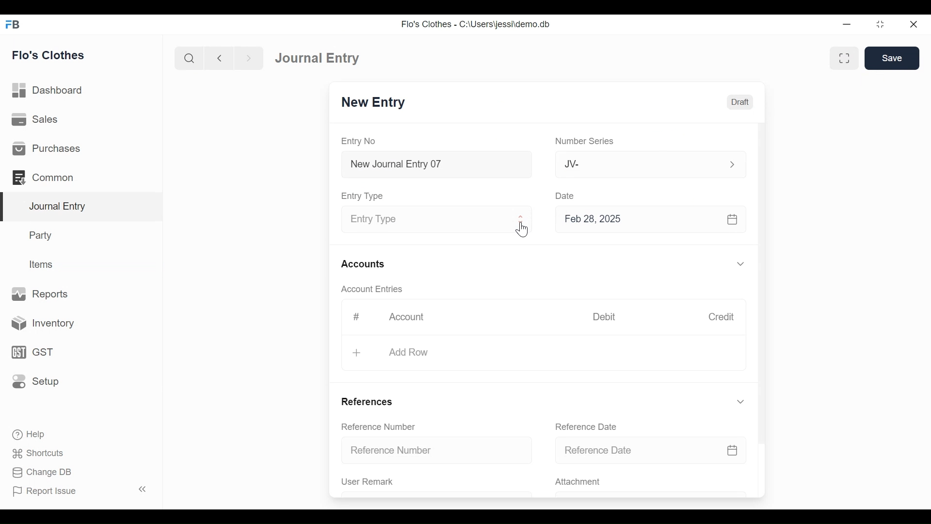 This screenshot has height=524, width=931. What do you see at coordinates (568, 196) in the screenshot?
I see `Date` at bounding box center [568, 196].